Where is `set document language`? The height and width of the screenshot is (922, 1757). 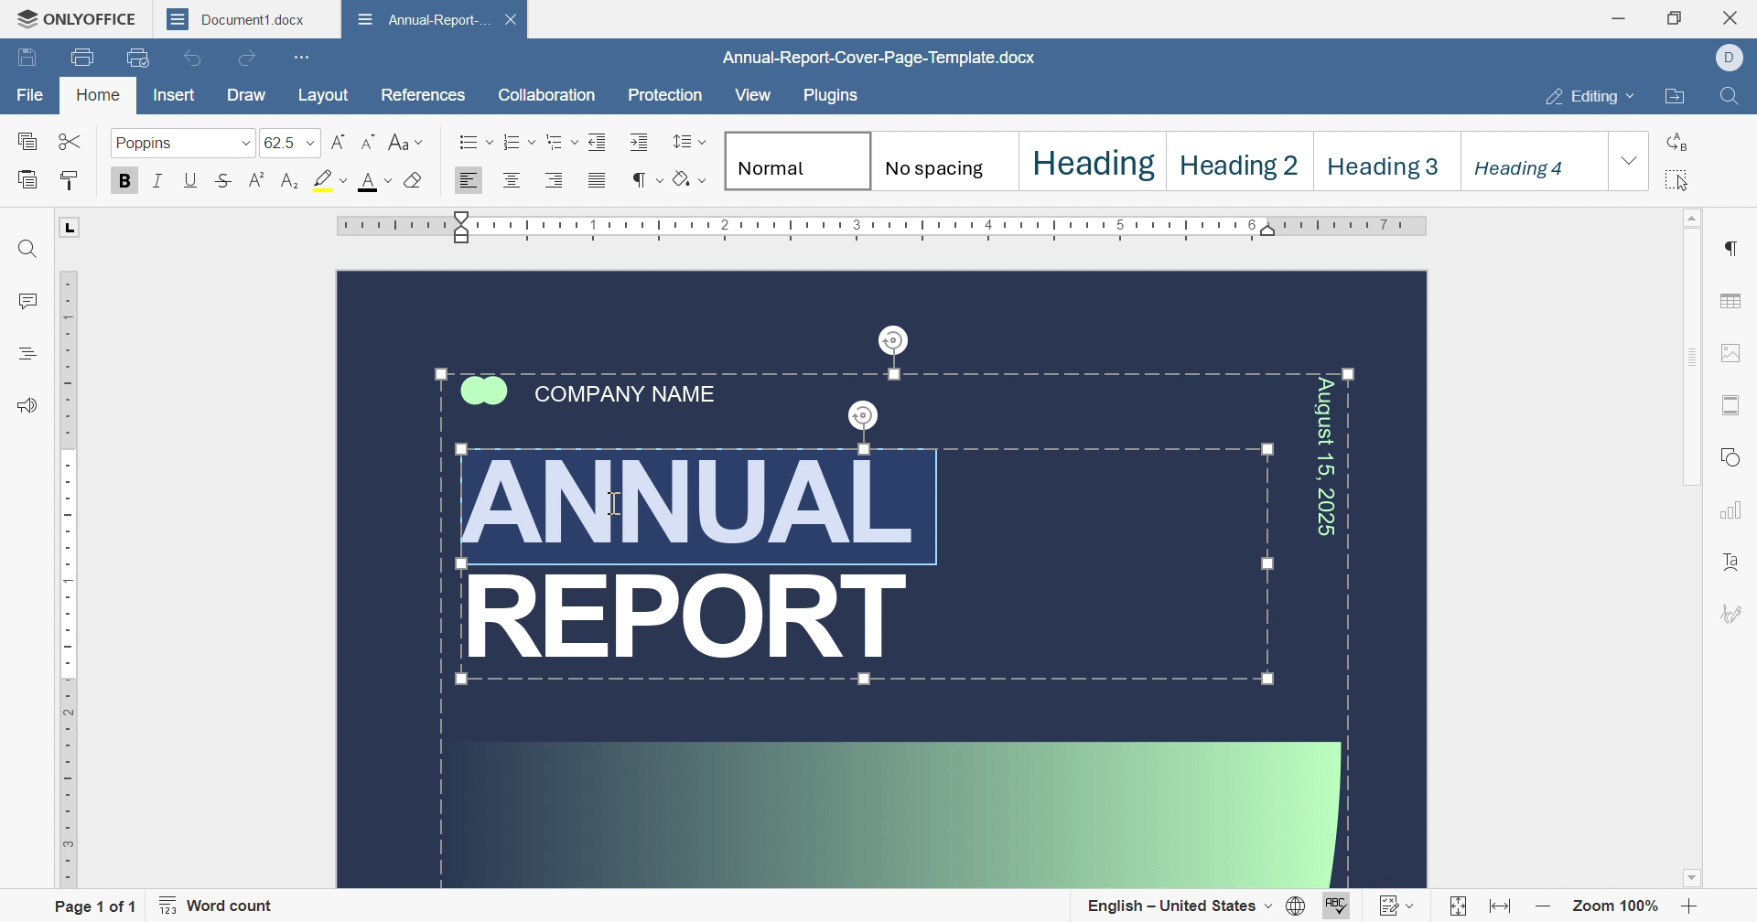
set document language is located at coordinates (1299, 907).